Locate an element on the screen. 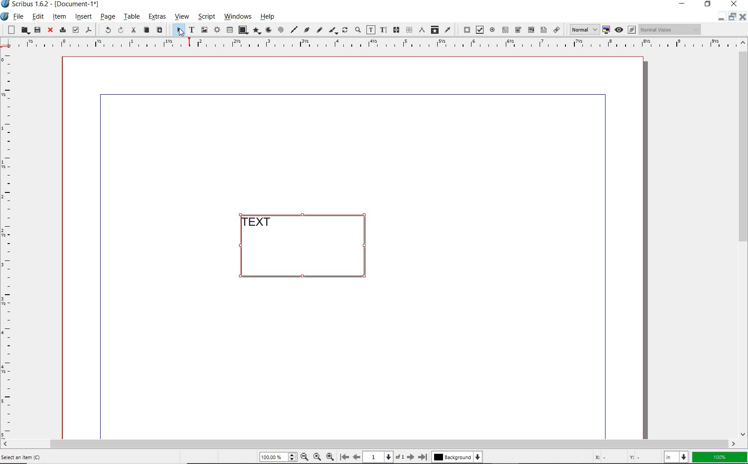 Image resolution: width=748 pixels, height=464 pixels. page is located at coordinates (107, 18).